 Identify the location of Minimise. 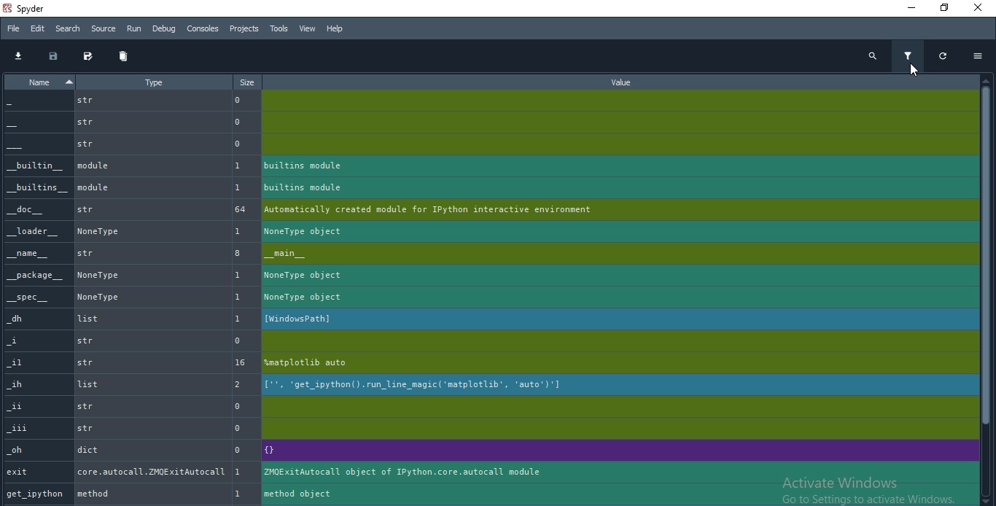
(911, 9).